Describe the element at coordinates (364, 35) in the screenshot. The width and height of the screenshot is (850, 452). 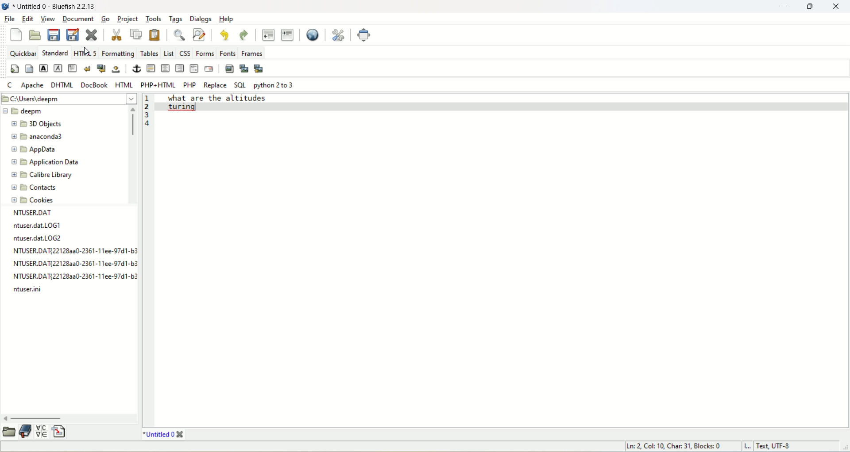
I see `fullscreen` at that location.